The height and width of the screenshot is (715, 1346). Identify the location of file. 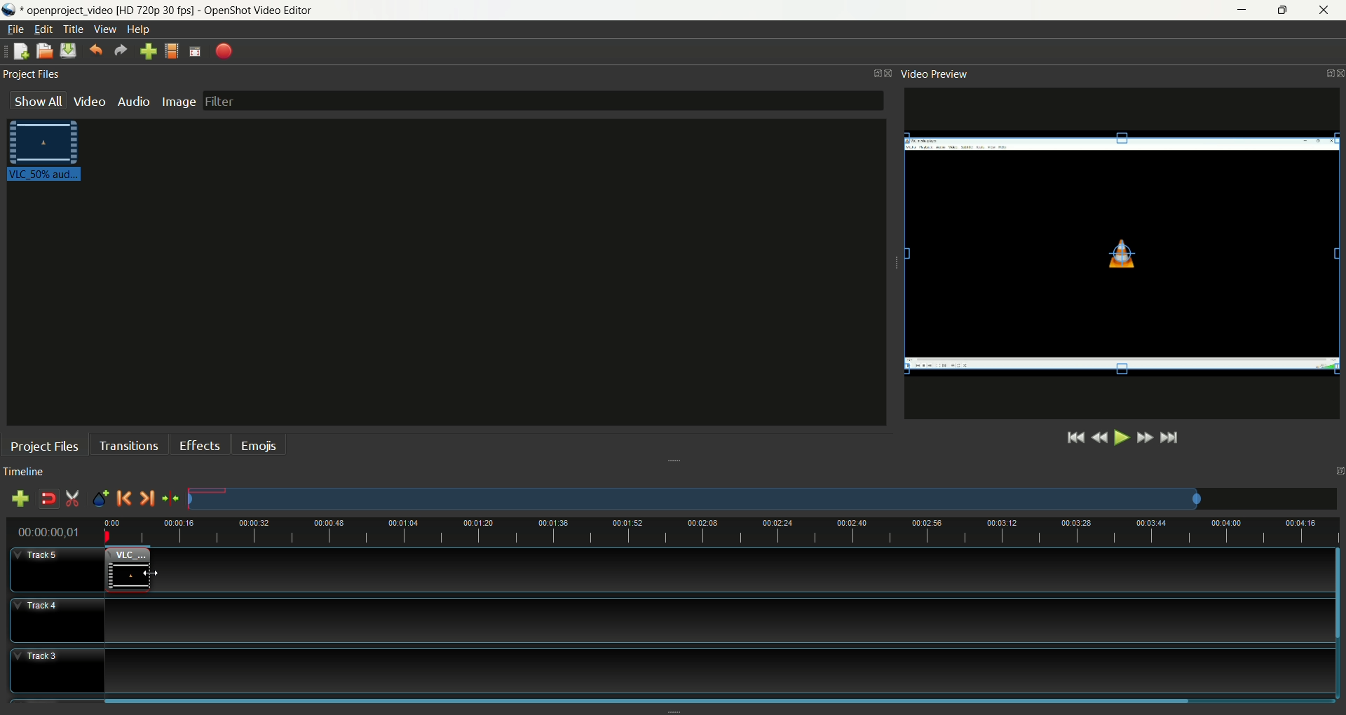
(20, 29).